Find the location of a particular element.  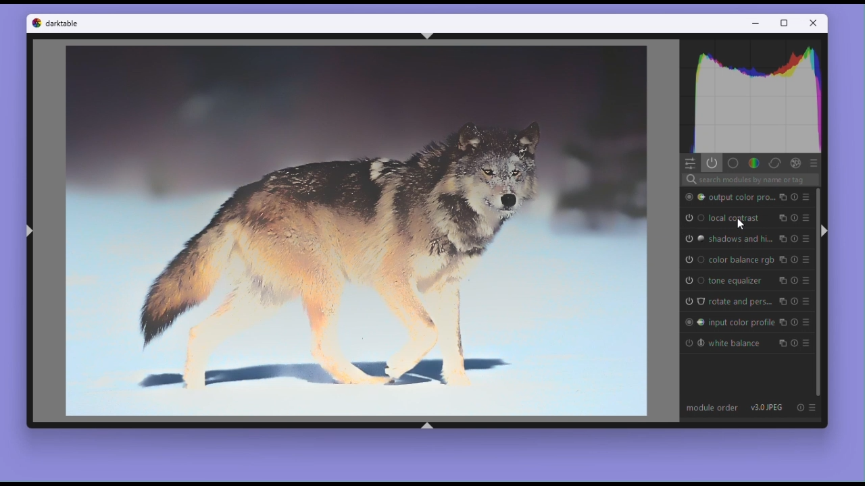

shift+ctrl+t is located at coordinates (429, 36).